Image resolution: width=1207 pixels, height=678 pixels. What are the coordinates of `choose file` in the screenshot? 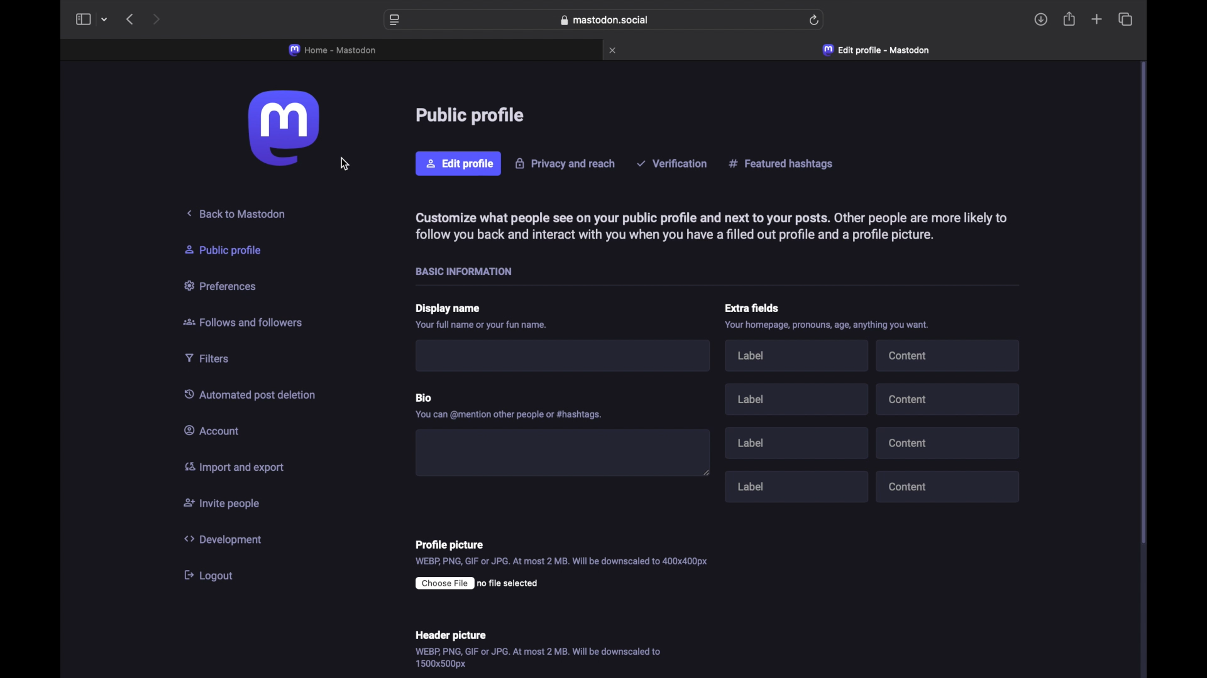 It's located at (444, 583).